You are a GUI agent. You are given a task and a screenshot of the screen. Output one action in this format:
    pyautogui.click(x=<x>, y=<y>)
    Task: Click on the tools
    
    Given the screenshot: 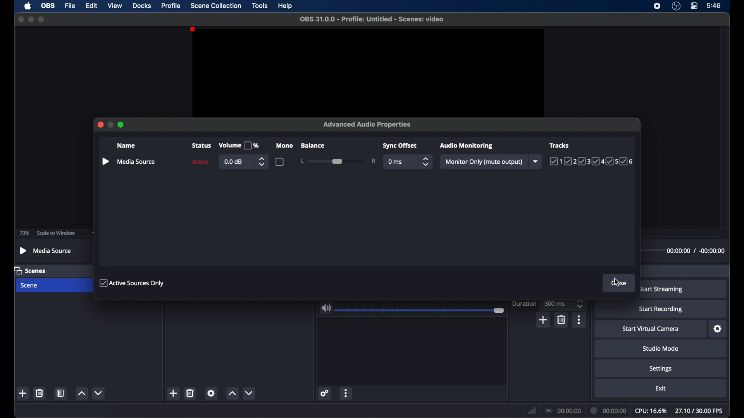 What is the action you would take?
    pyautogui.click(x=260, y=5)
    